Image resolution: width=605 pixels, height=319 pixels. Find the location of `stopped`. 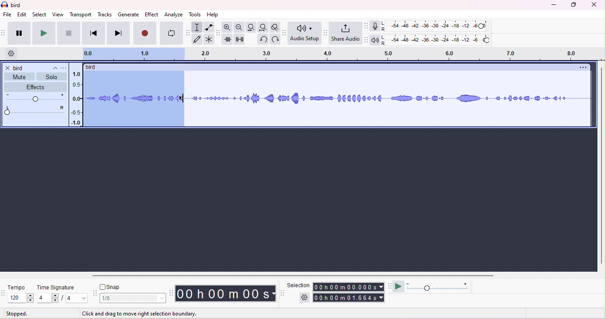

stopped is located at coordinates (17, 314).